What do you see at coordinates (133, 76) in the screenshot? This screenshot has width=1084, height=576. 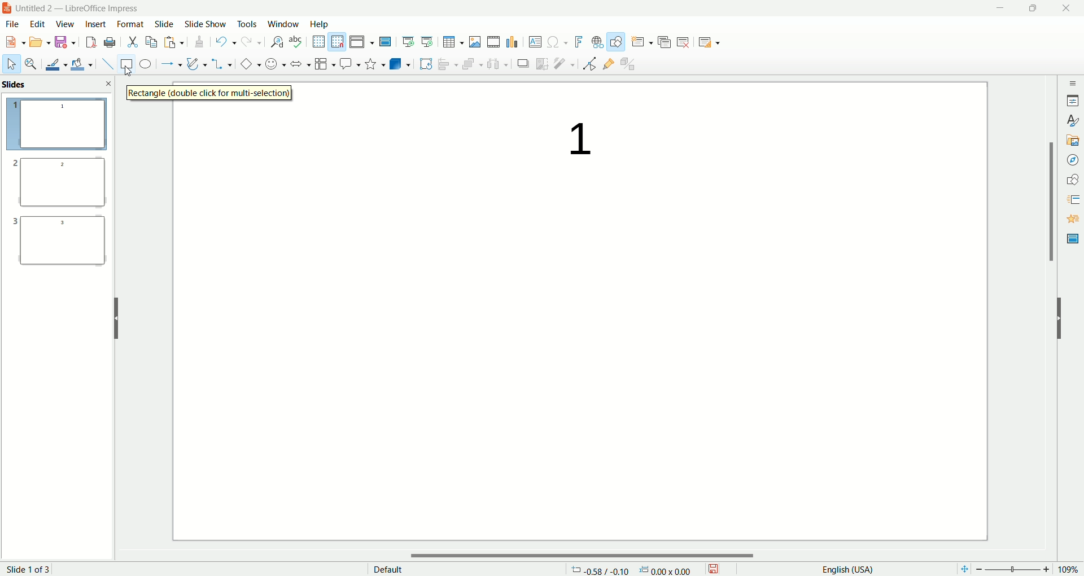 I see `cursor` at bounding box center [133, 76].